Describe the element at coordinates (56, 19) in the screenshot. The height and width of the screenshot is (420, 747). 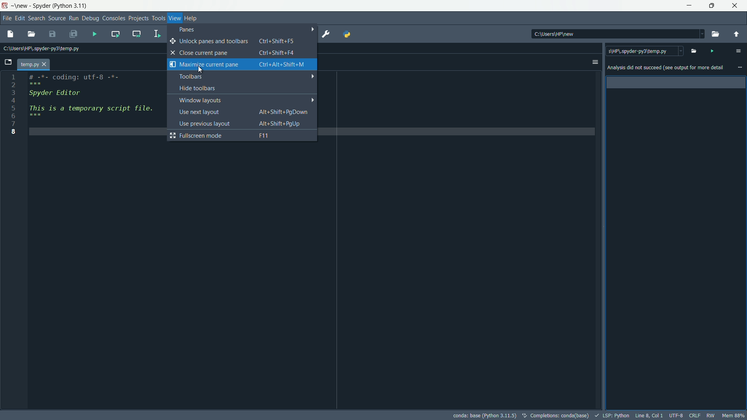
I see `source menu` at that location.